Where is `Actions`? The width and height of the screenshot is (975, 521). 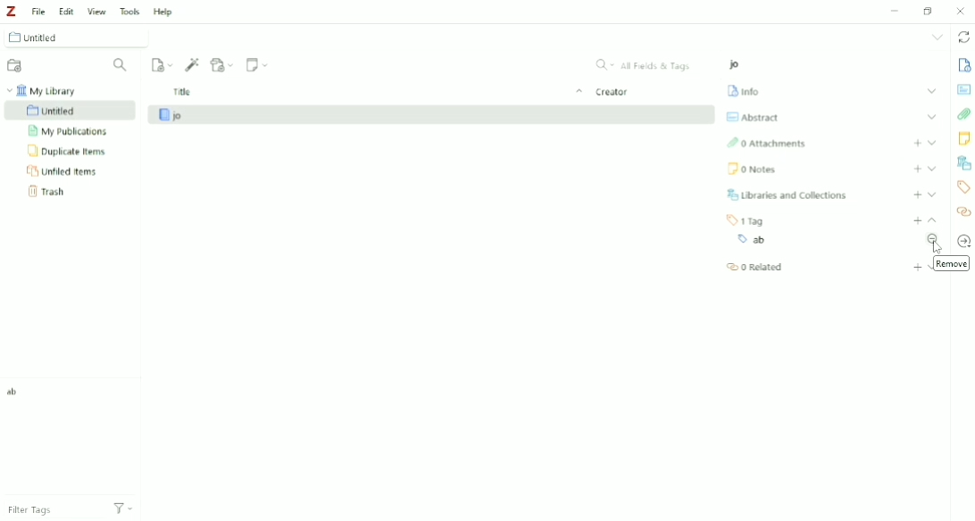
Actions is located at coordinates (122, 510).